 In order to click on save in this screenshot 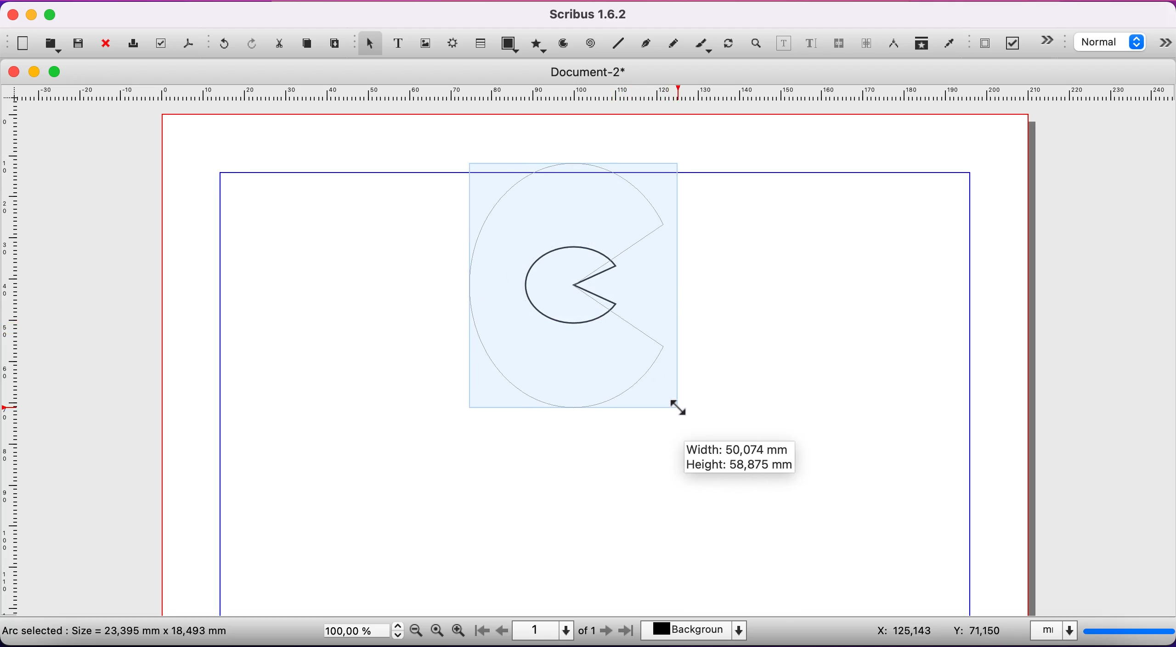, I will do `click(79, 44)`.